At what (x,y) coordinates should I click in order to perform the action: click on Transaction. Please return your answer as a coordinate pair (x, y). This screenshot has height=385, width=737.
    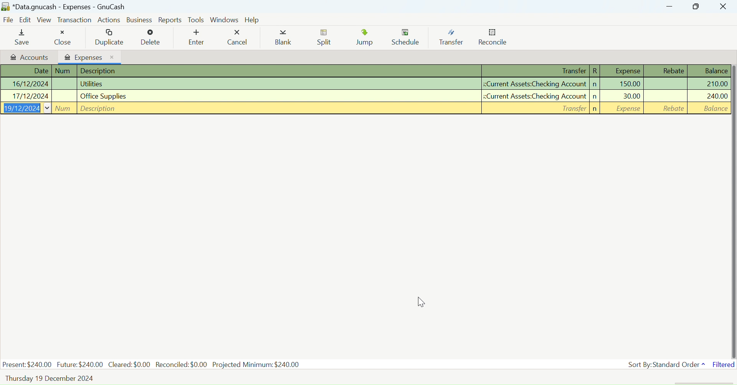
    Looking at the image, I should click on (74, 20).